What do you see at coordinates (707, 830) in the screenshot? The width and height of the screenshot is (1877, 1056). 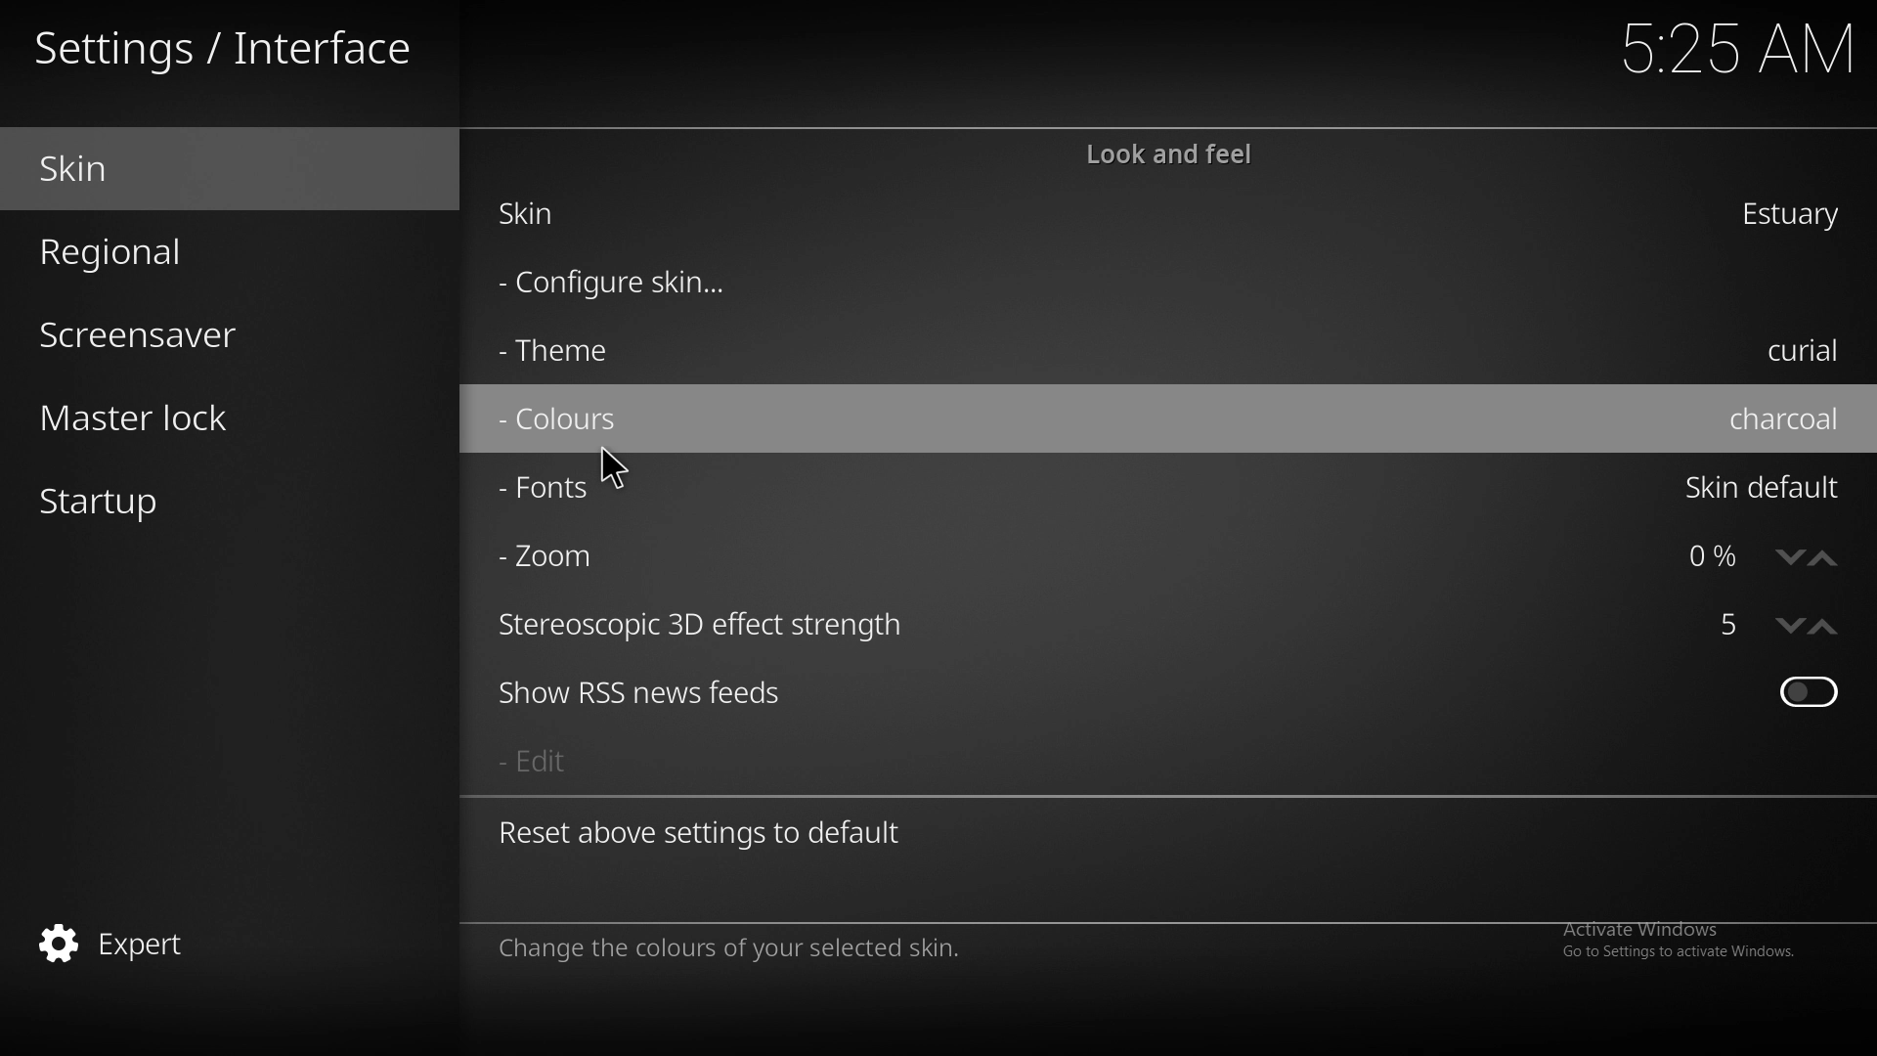 I see `reset` at bounding box center [707, 830].